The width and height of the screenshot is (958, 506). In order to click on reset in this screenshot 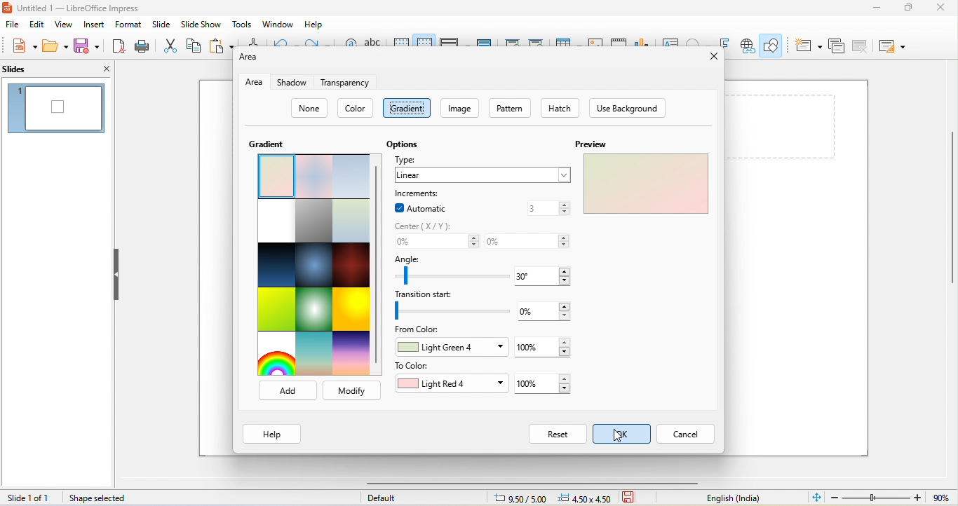, I will do `click(558, 434)`.